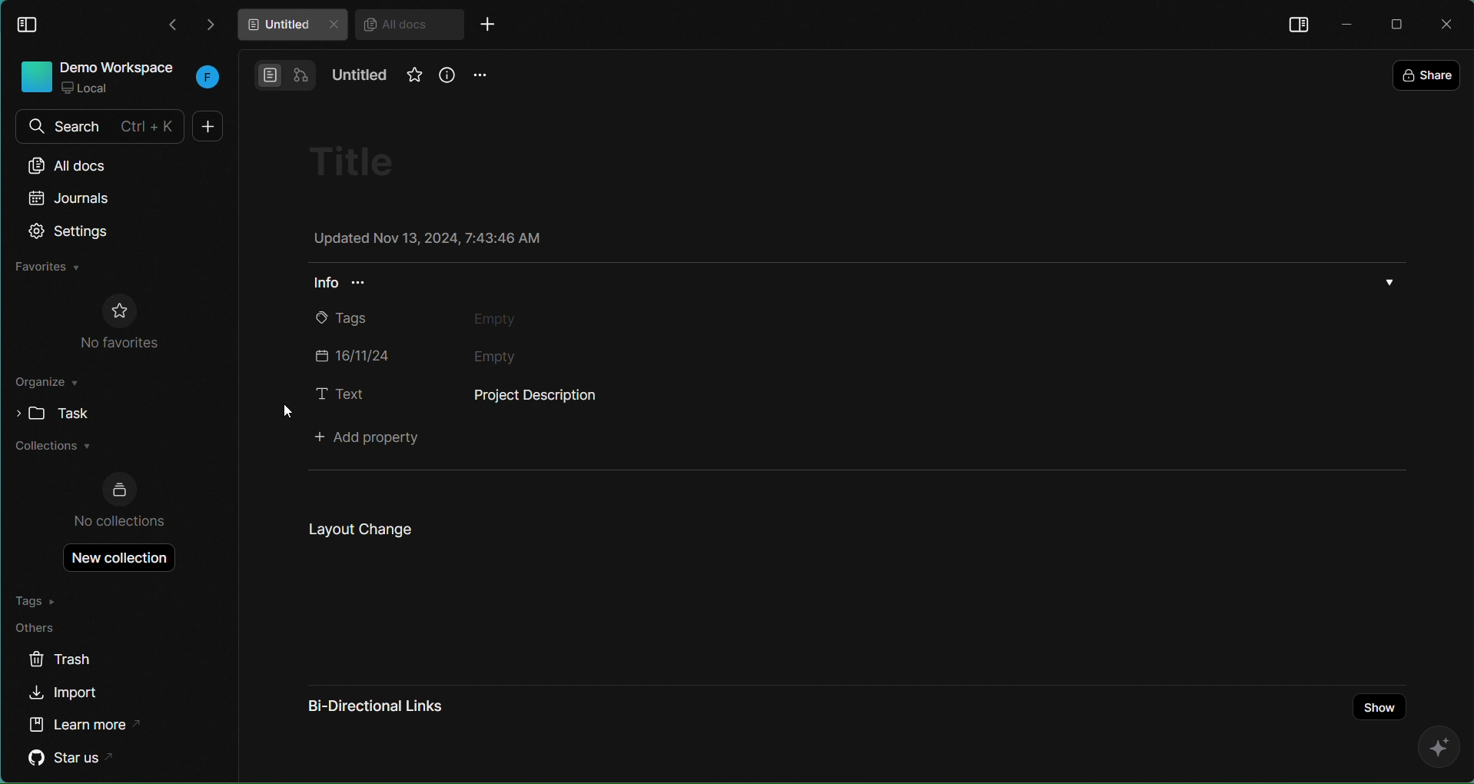 The height and width of the screenshot is (784, 1474). I want to click on no collections, so click(121, 500).